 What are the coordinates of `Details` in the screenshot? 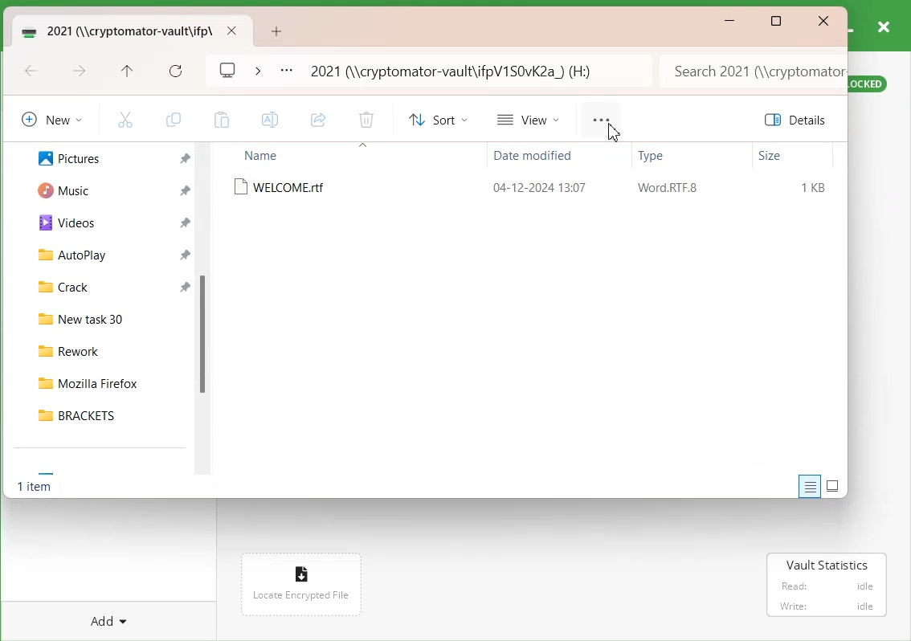 It's located at (799, 120).